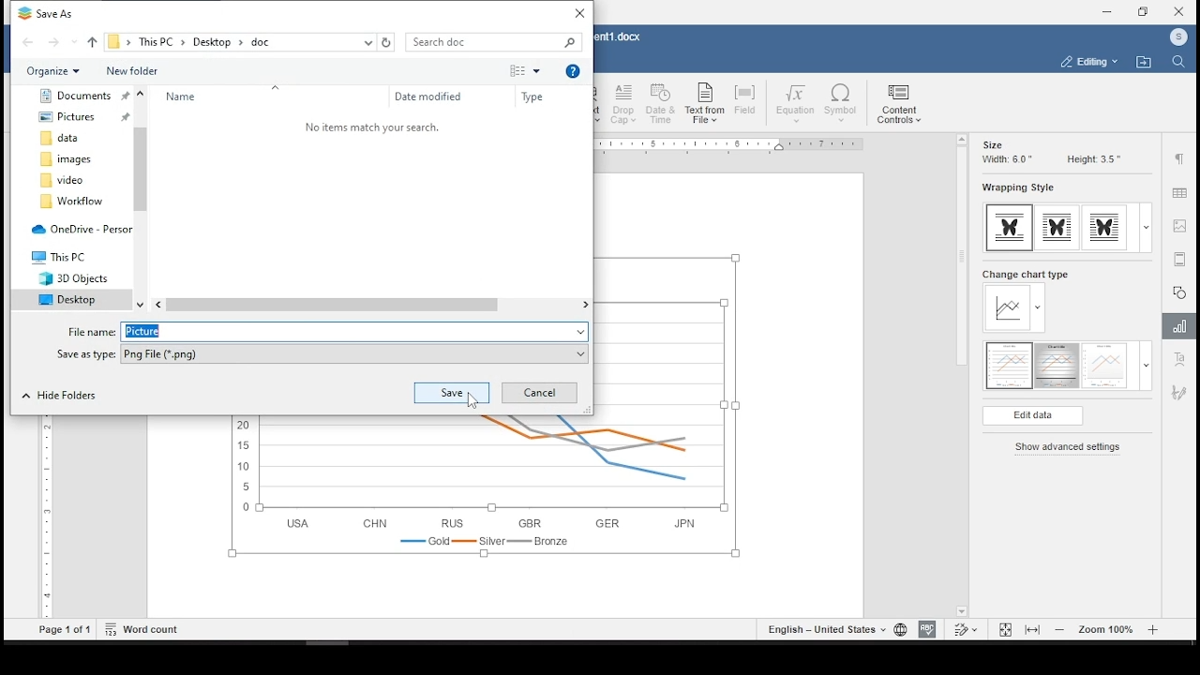 The width and height of the screenshot is (1200, 675). I want to click on file name, so click(323, 331).